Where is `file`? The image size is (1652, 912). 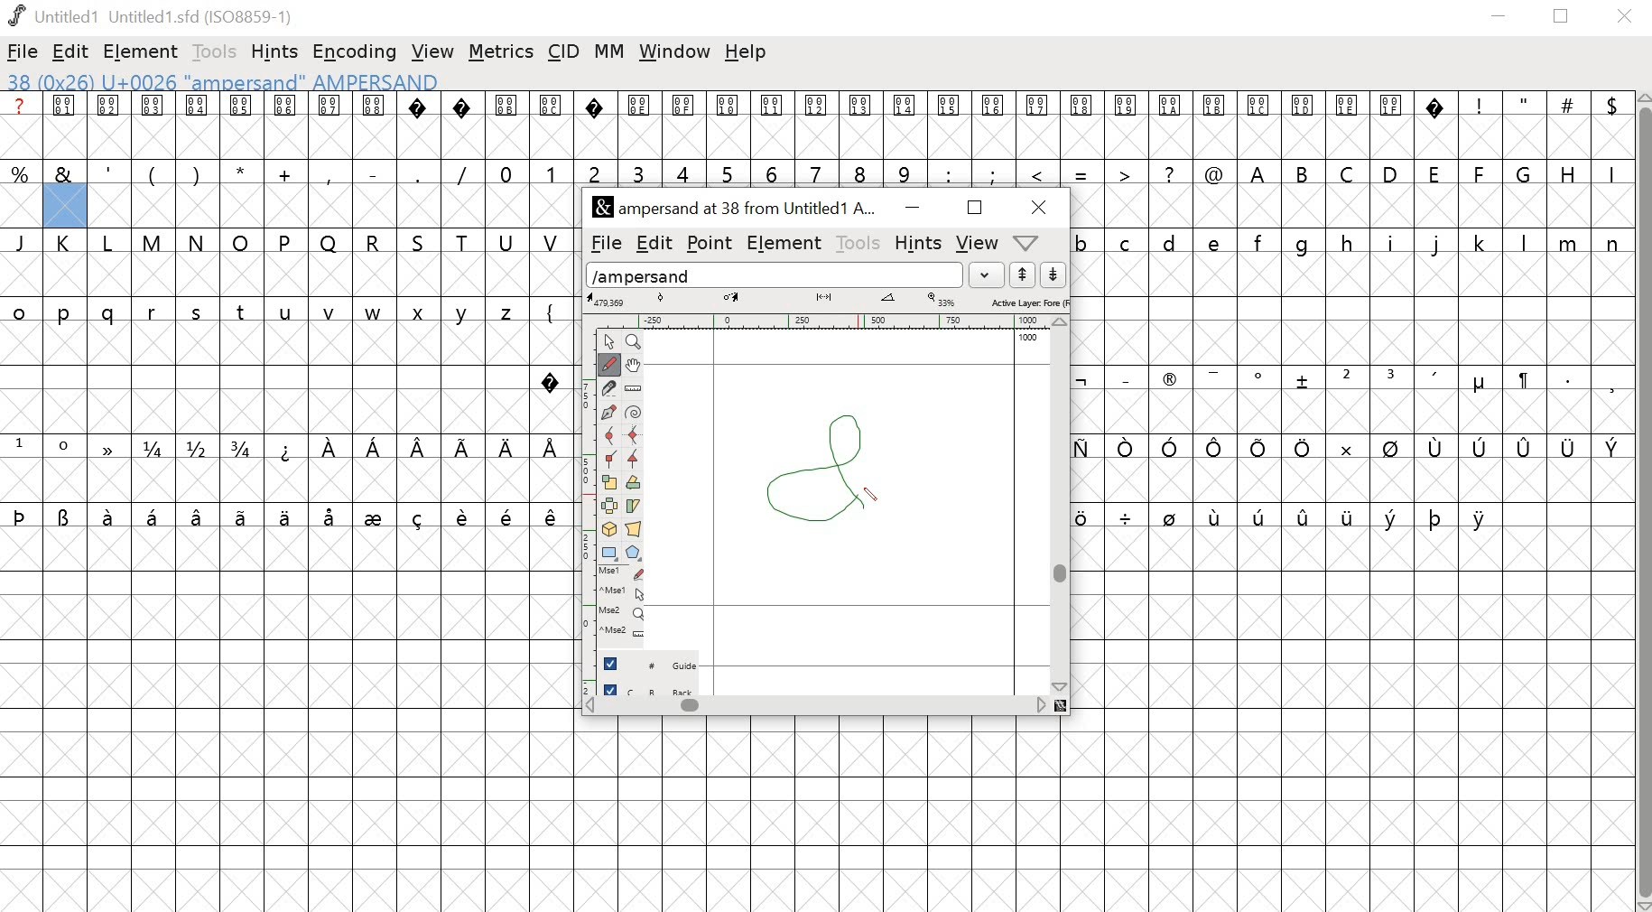
file is located at coordinates (602, 244).